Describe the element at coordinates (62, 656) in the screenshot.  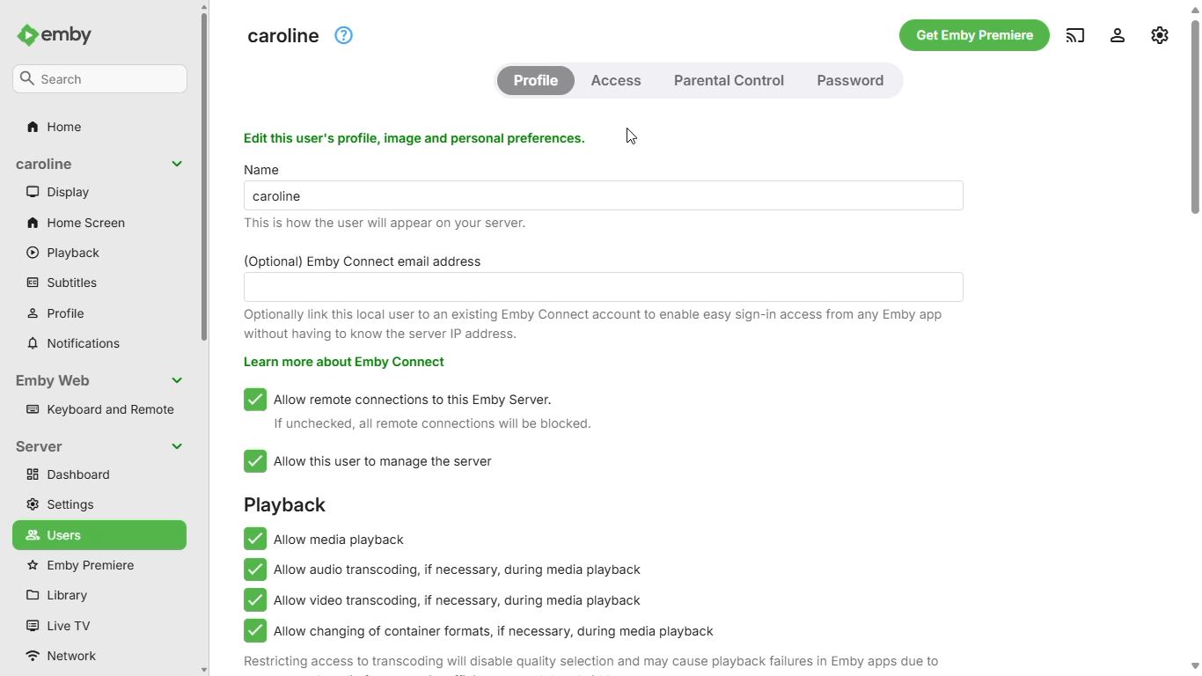
I see `network` at that location.